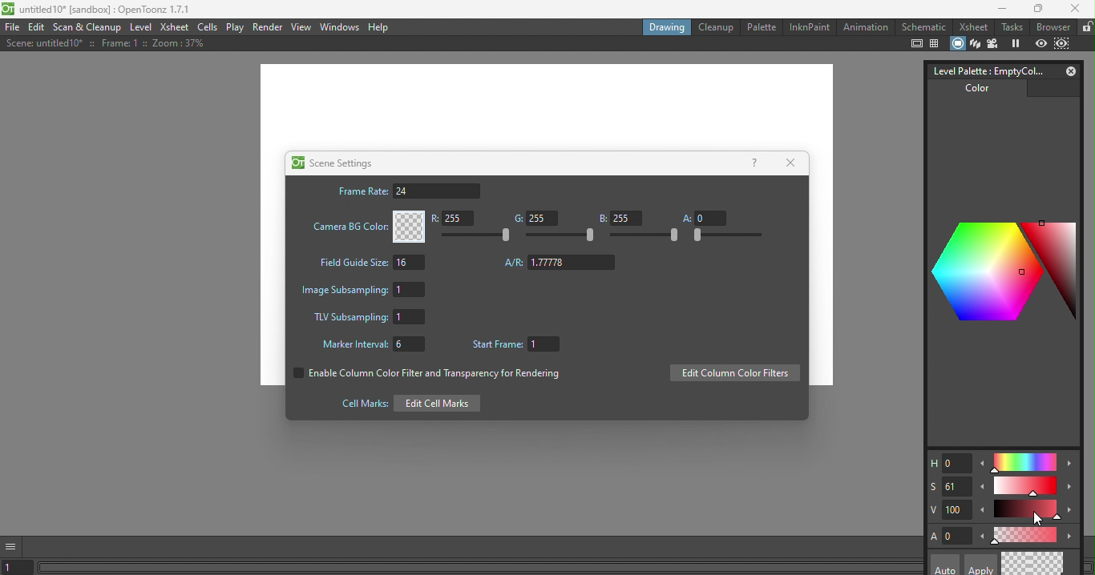 The width and height of the screenshot is (1095, 575). What do you see at coordinates (406, 403) in the screenshot?
I see `Edit cell marks` at bounding box center [406, 403].